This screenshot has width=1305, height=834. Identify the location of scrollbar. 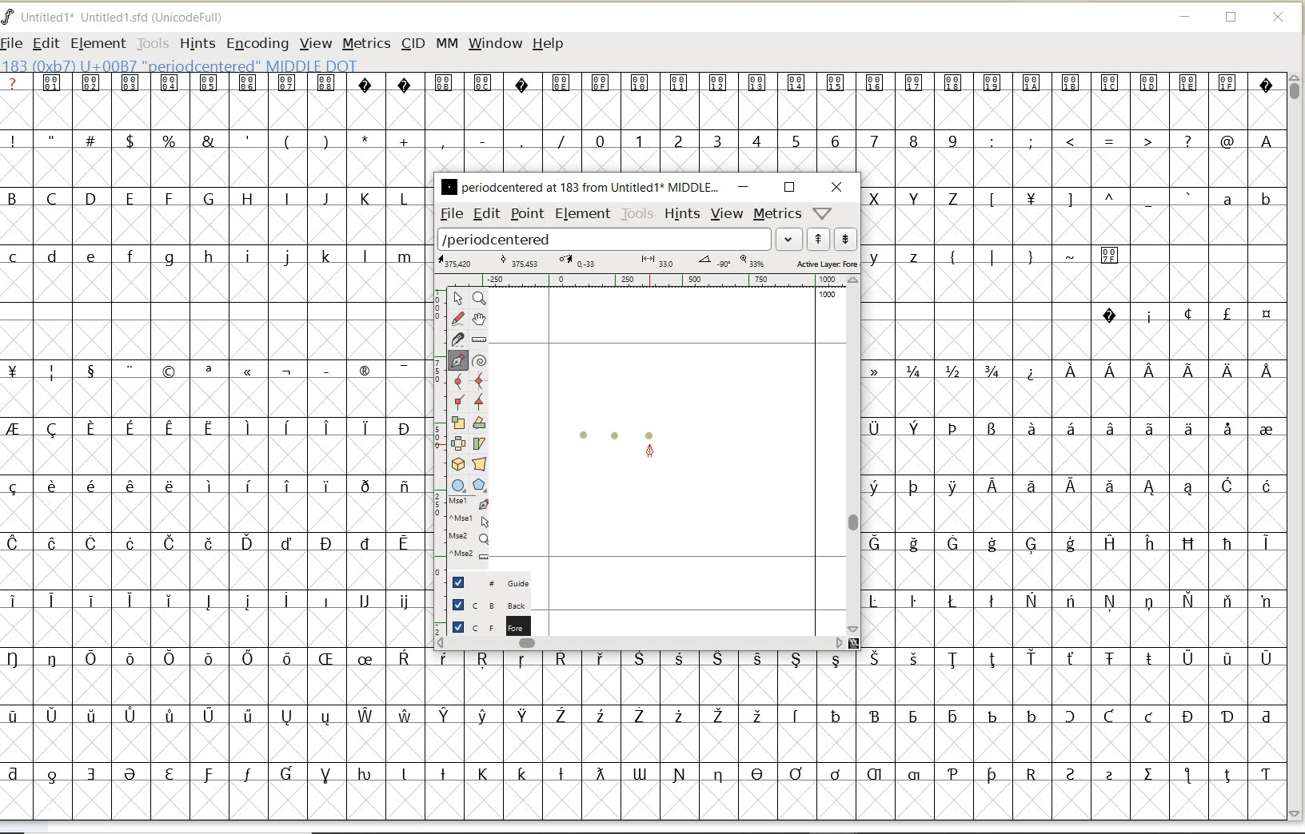
(641, 643).